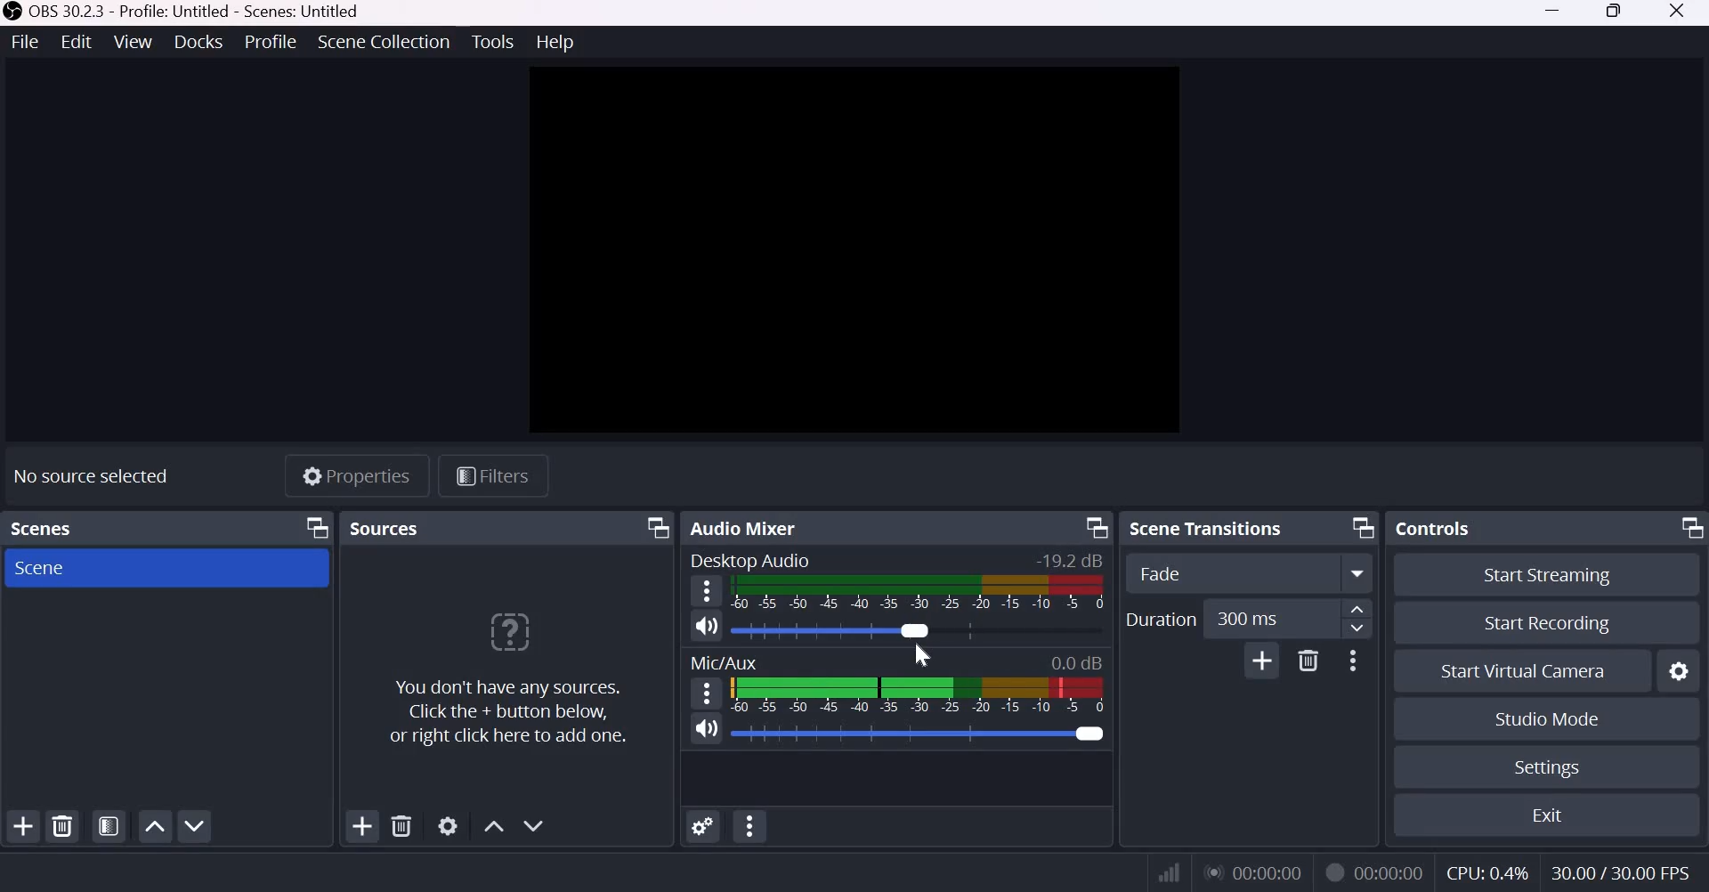  I want to click on Audio Mixer, so click(753, 526).